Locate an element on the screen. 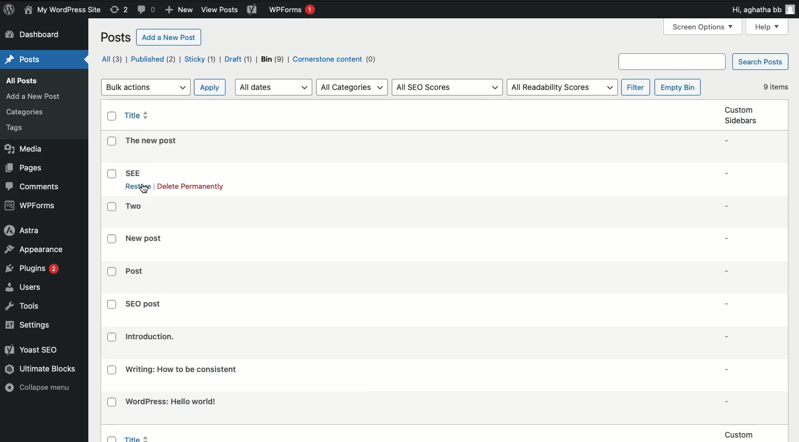  view posts is located at coordinates (229, 9).